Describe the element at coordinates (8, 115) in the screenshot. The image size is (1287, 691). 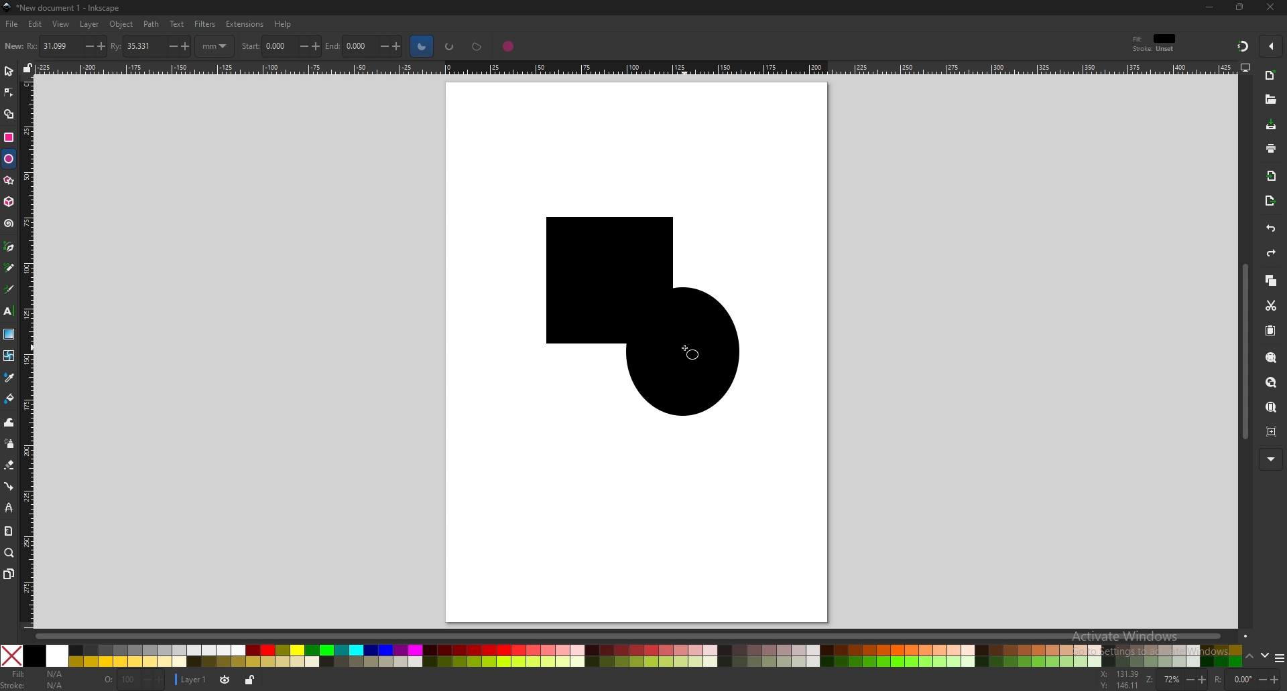
I see `shape builder` at that location.